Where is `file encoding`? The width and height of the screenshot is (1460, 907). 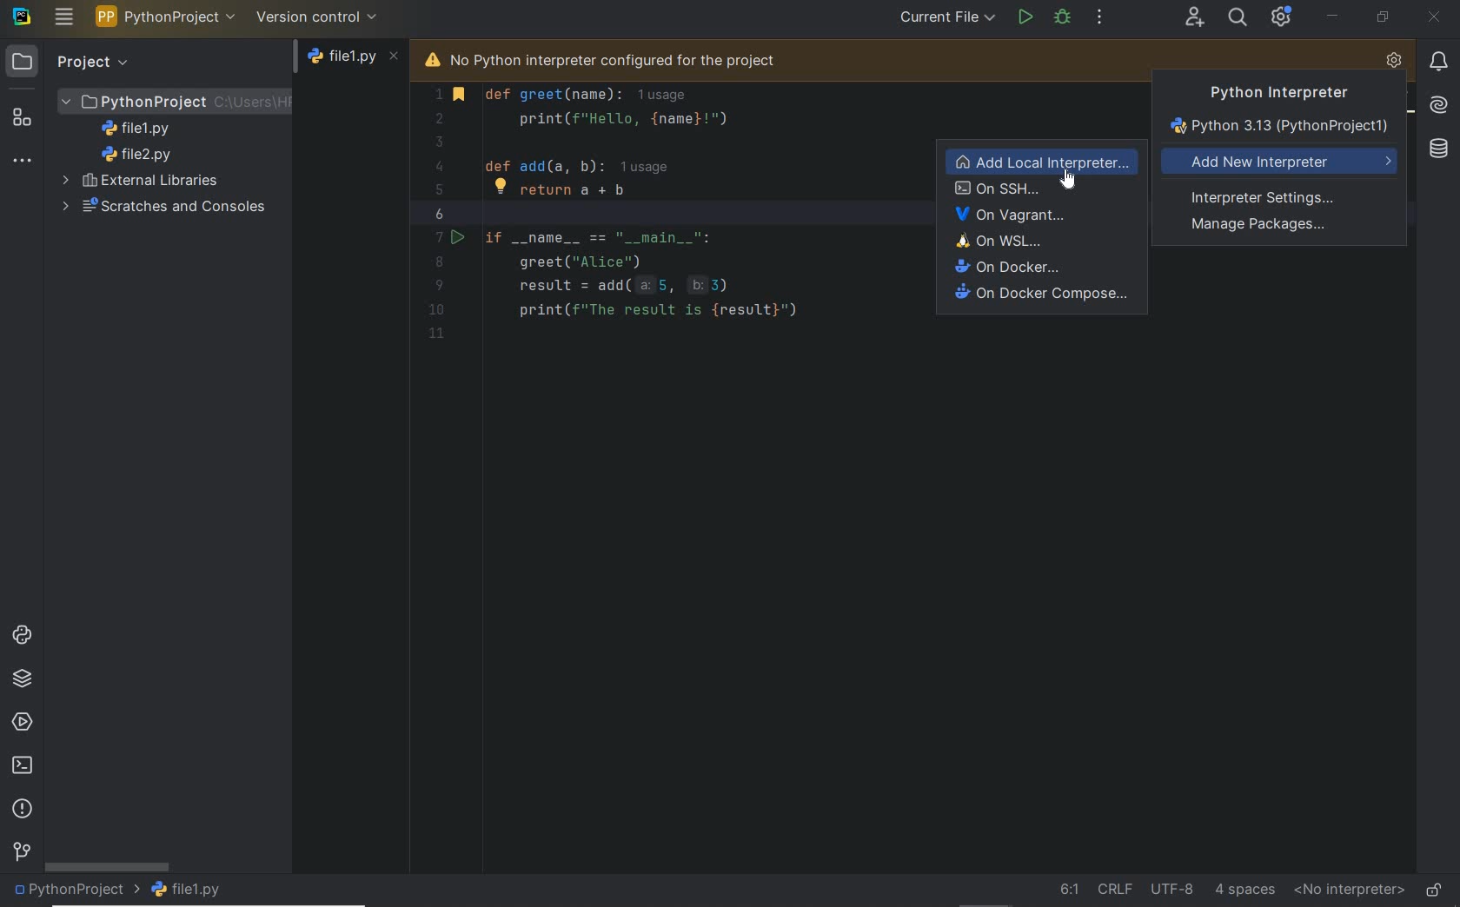
file encoding is located at coordinates (1171, 887).